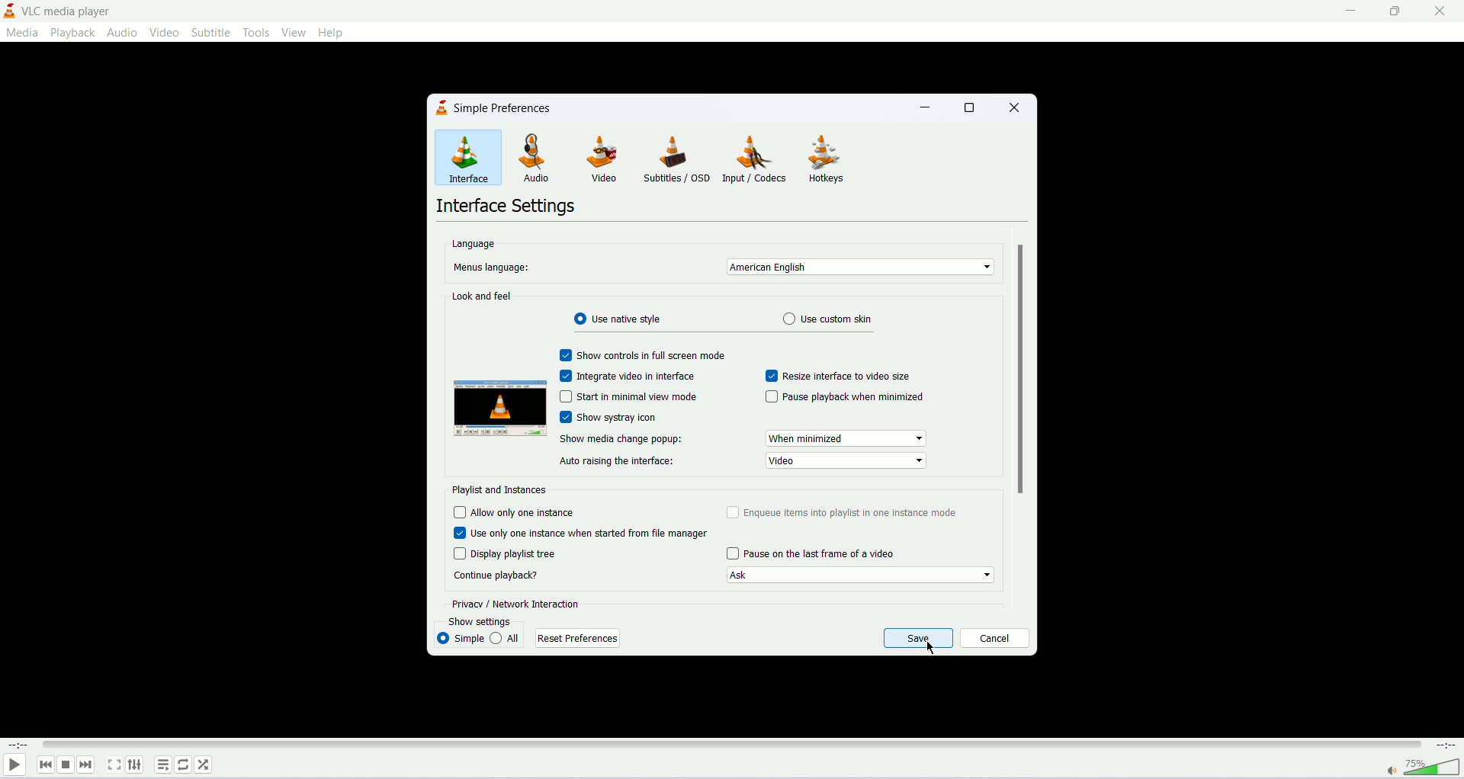 This screenshot has width=1464, height=779. What do you see at coordinates (676, 160) in the screenshot?
I see `subtitles` at bounding box center [676, 160].